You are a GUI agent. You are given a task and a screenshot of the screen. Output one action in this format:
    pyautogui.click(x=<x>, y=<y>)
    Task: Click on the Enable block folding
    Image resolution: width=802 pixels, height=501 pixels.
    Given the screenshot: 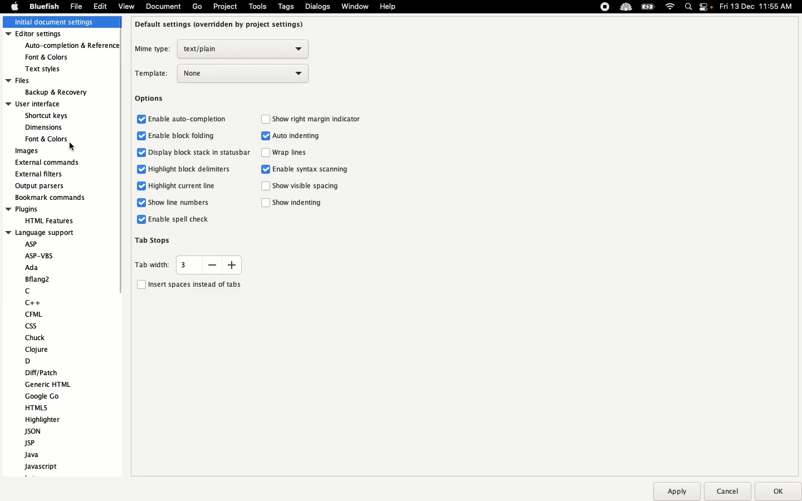 What is the action you would take?
    pyautogui.click(x=177, y=136)
    